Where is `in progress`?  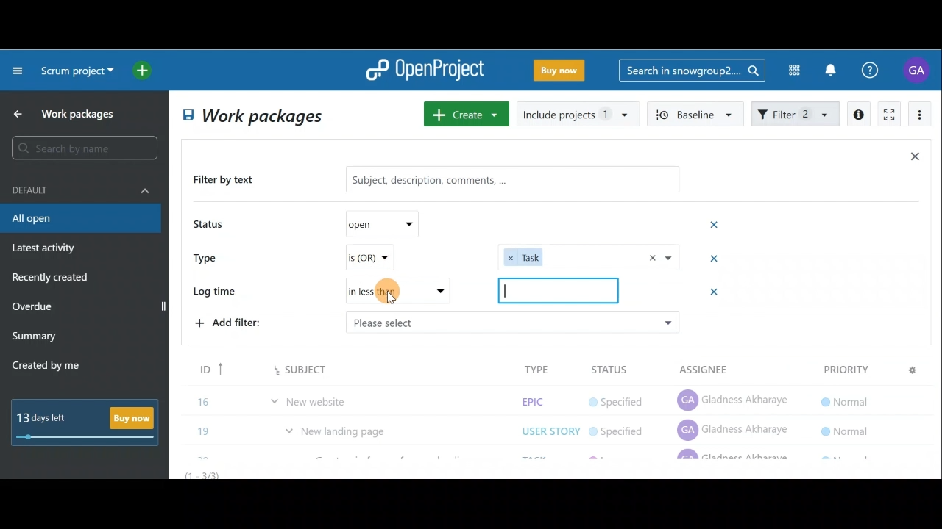
in progress is located at coordinates (621, 430).